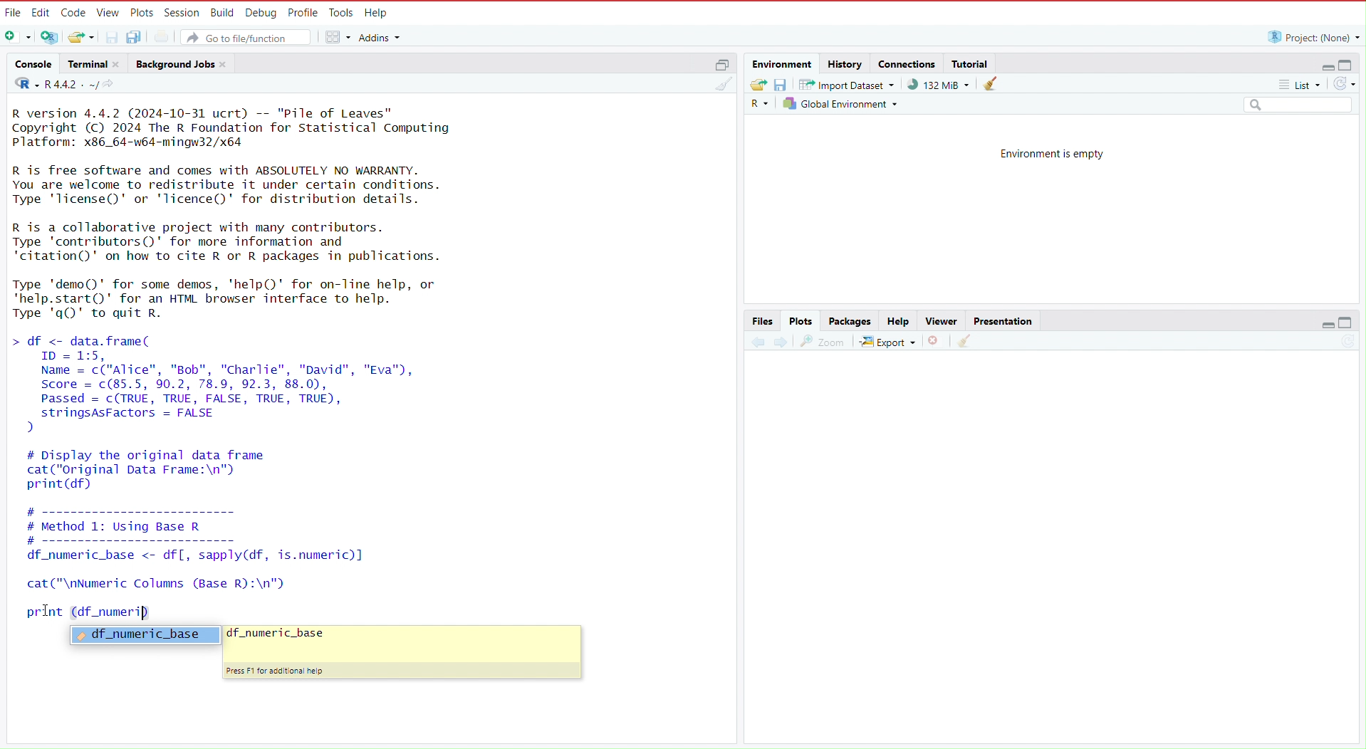 The image size is (1366, 749). Describe the element at coordinates (233, 496) in the screenshot. I see `# Display the original data framecat("original Data Frame:\n")print (df)  # ----------------------  # Method 1: Using Base R  #------------------` at that location.